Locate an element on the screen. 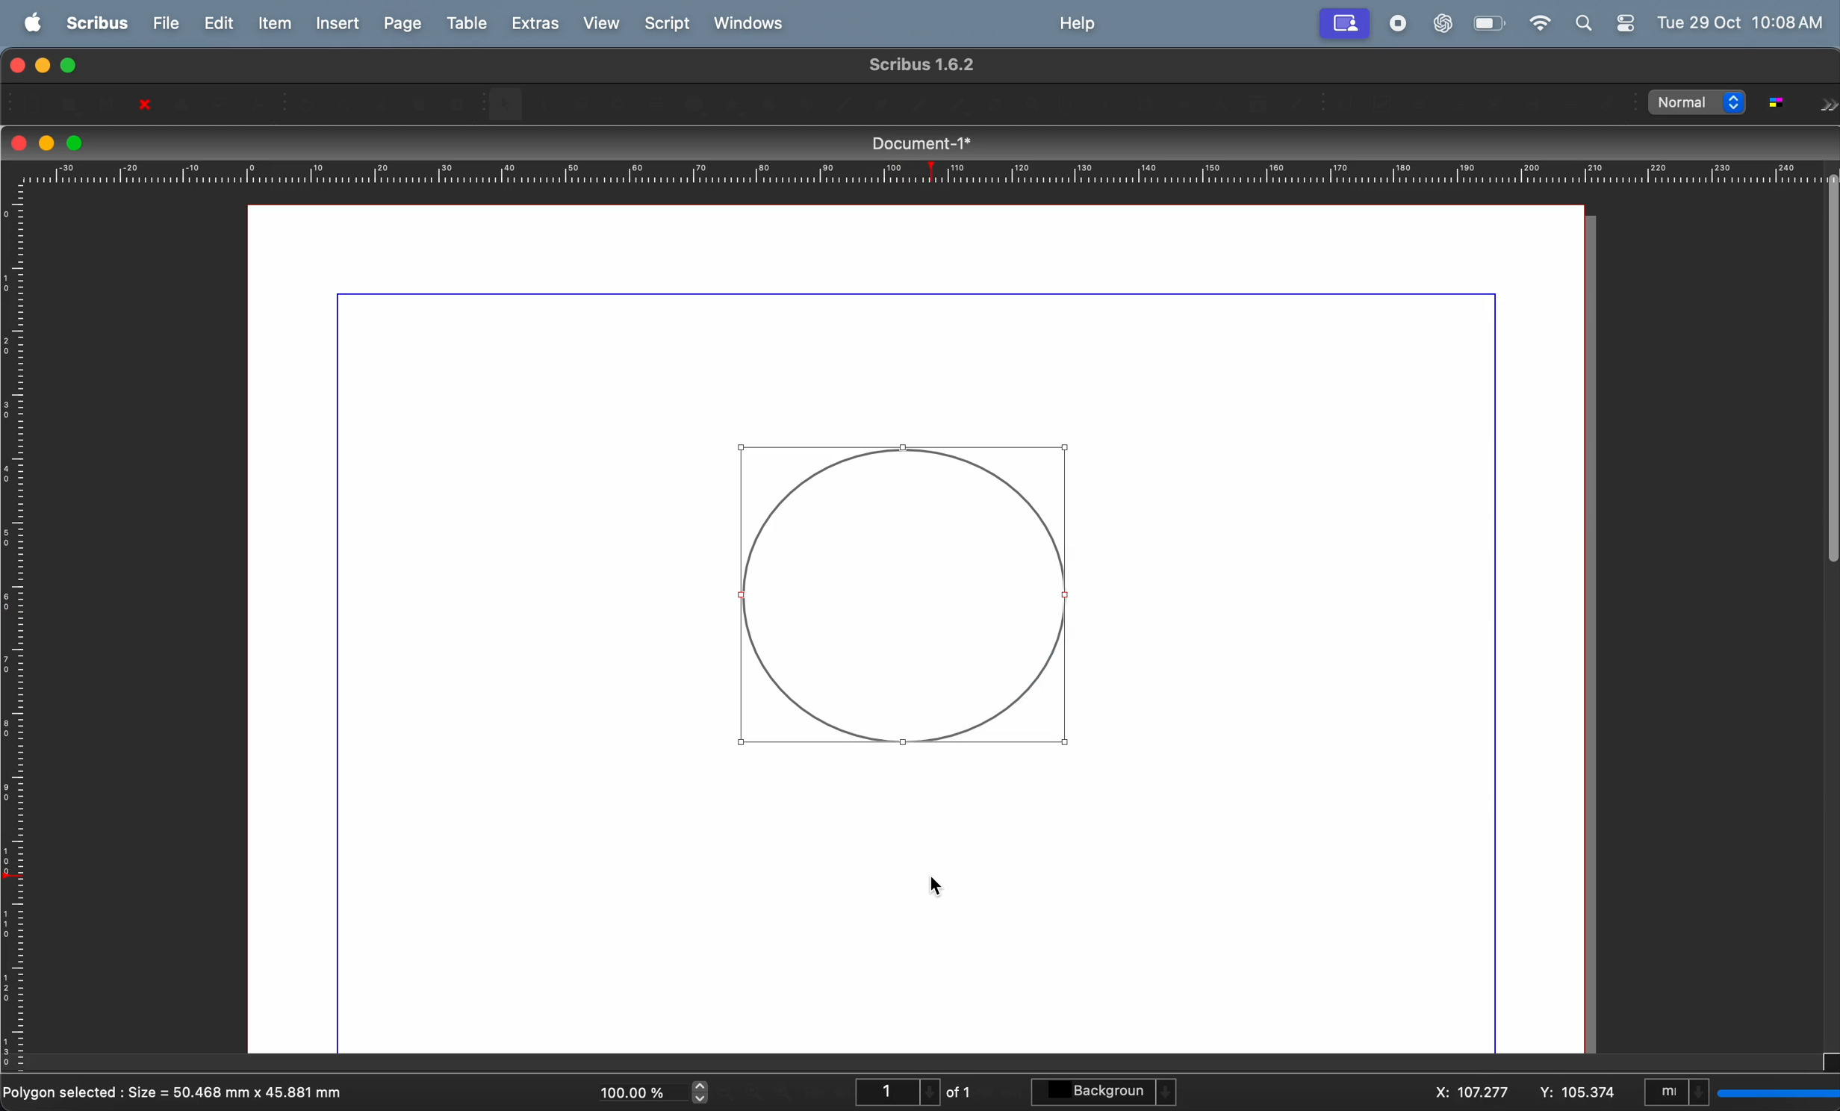 This screenshot has width=1840, height=1111. chatgpt is located at coordinates (1443, 24).